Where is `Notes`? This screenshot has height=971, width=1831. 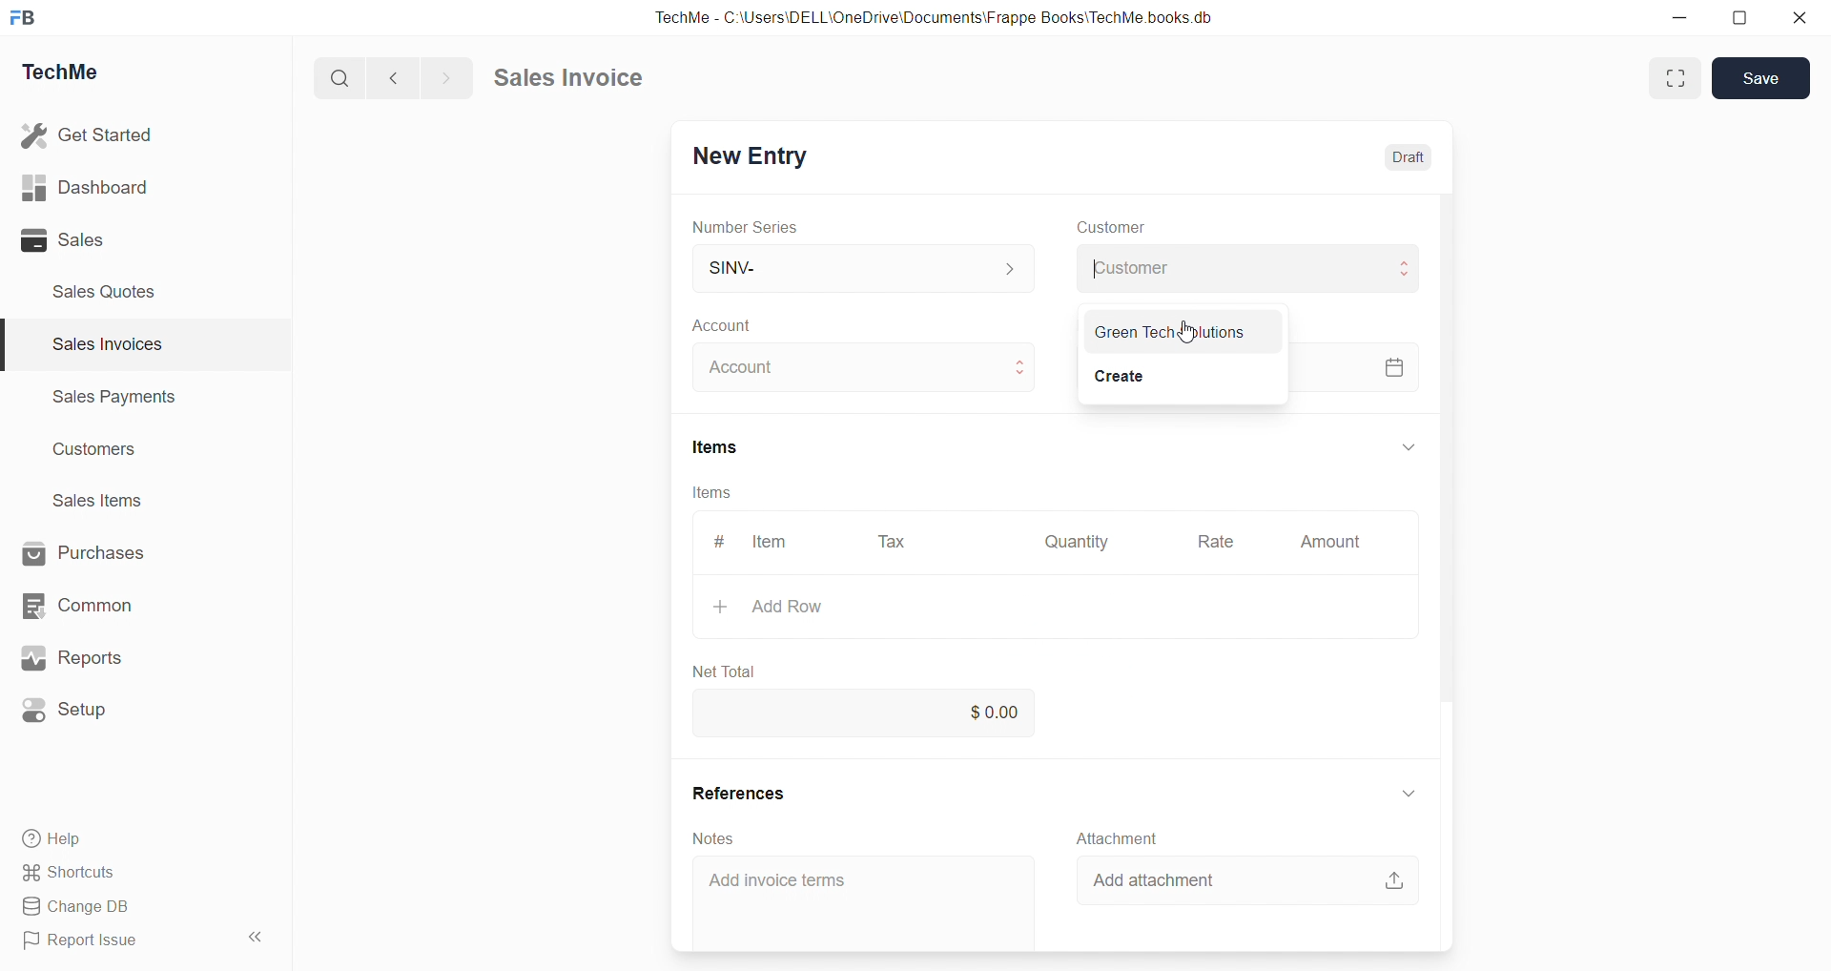 Notes is located at coordinates (711, 838).